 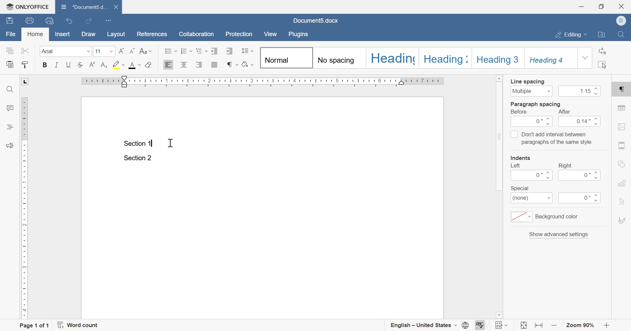 What do you see at coordinates (69, 21) in the screenshot?
I see `undo` at bounding box center [69, 21].